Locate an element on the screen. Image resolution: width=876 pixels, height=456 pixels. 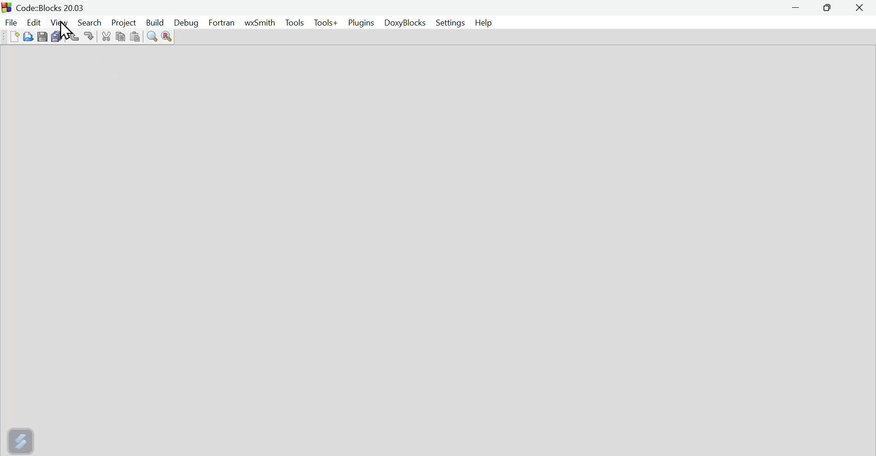
Redo is located at coordinates (92, 36).